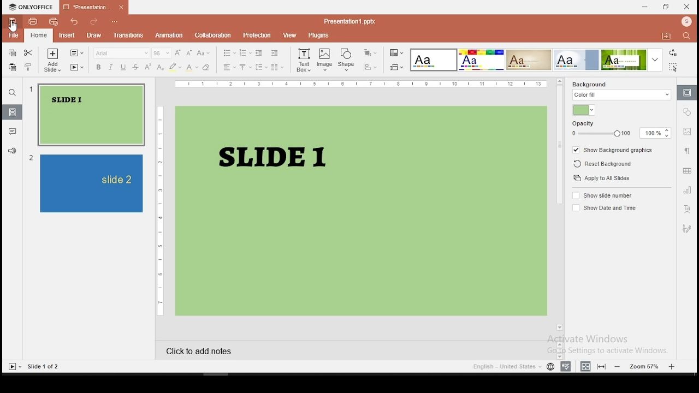 The image size is (699, 393). What do you see at coordinates (94, 34) in the screenshot?
I see `draw` at bounding box center [94, 34].